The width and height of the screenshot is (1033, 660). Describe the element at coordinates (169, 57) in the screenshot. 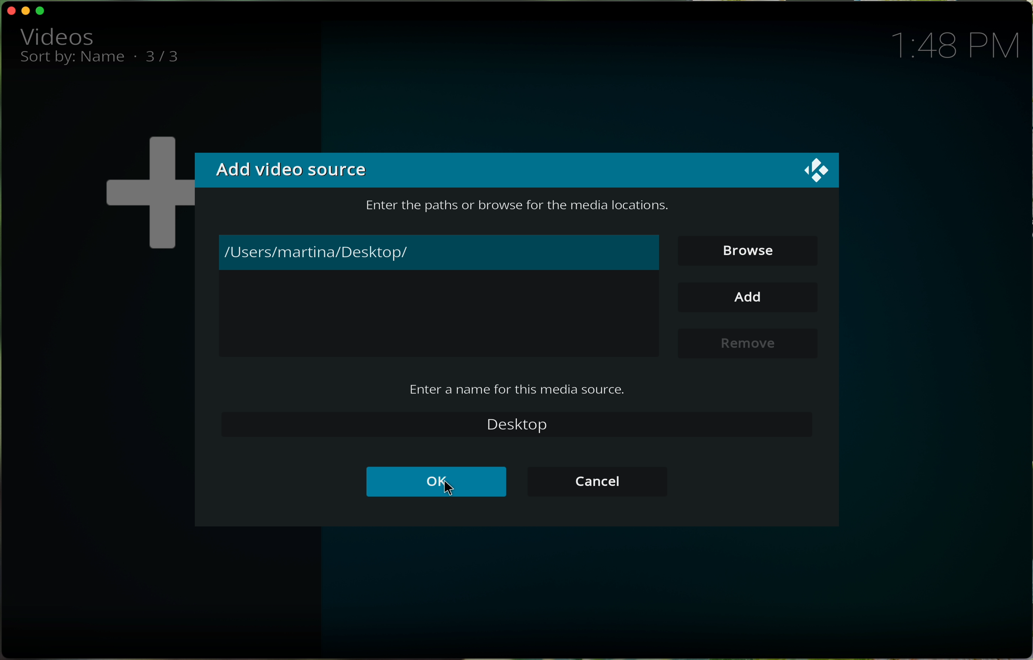

I see `3/3` at that location.